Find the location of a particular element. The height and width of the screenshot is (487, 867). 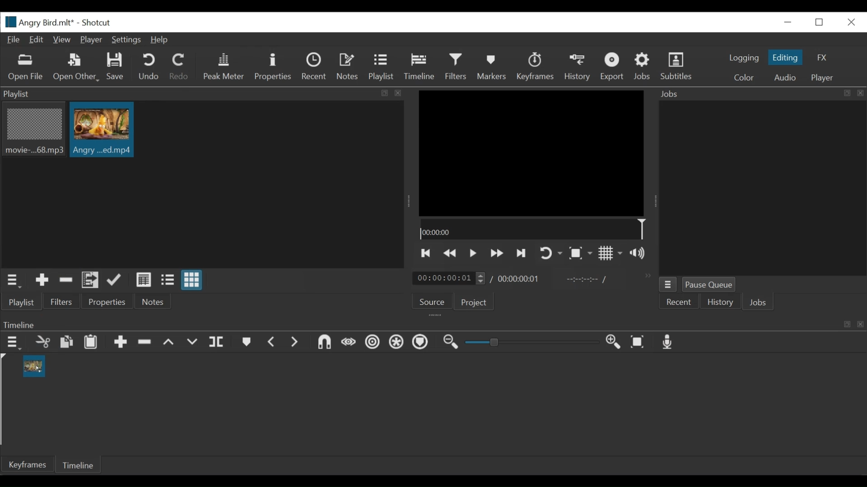

In point is located at coordinates (587, 280).